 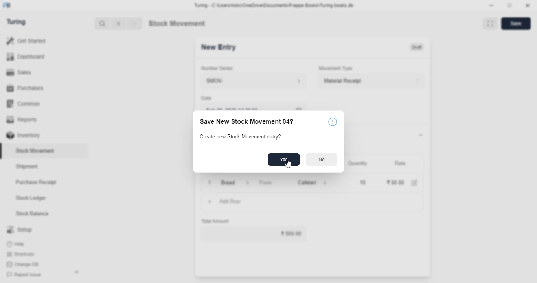 What do you see at coordinates (266, 182) in the screenshot?
I see `from` at bounding box center [266, 182].